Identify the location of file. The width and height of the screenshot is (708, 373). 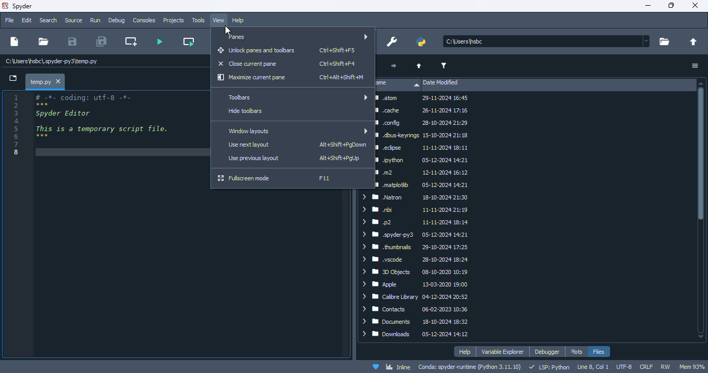
(8, 20).